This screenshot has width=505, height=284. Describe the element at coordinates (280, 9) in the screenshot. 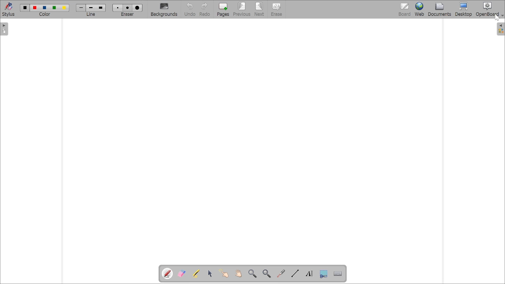

I see `Erase` at that location.